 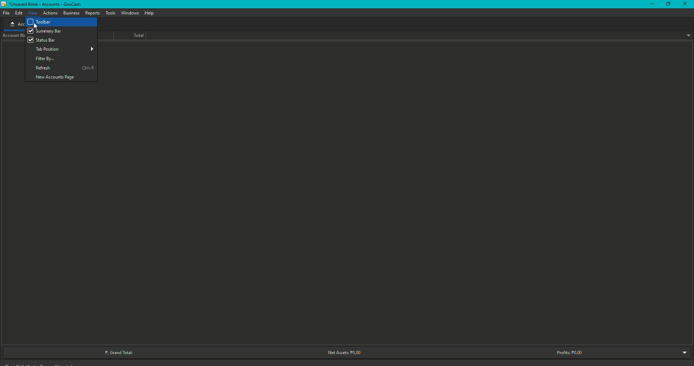 I want to click on Refresh, so click(x=44, y=68).